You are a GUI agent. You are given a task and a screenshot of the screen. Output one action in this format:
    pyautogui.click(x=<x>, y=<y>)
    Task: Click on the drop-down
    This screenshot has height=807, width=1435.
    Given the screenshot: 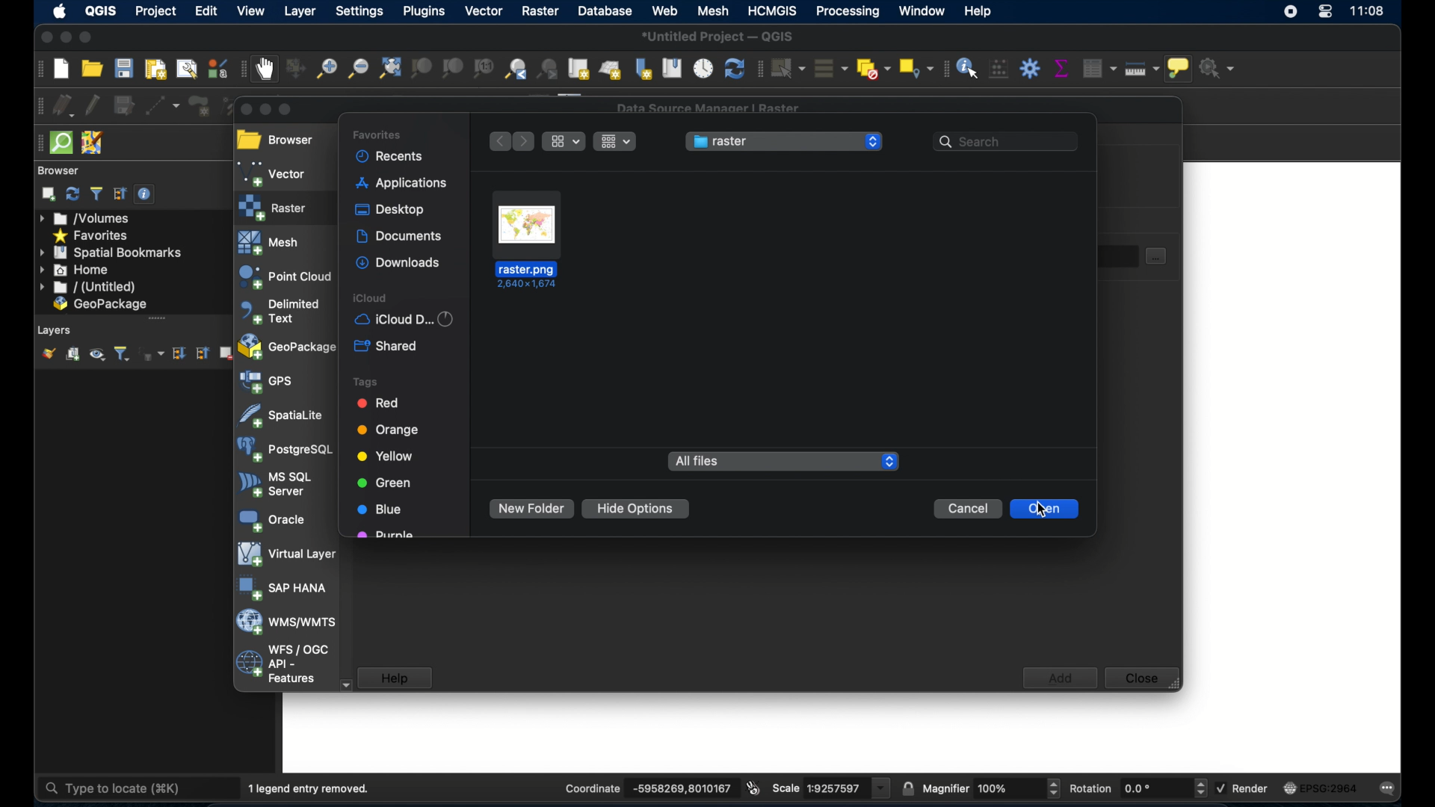 What is the action you would take?
    pyautogui.click(x=618, y=141)
    